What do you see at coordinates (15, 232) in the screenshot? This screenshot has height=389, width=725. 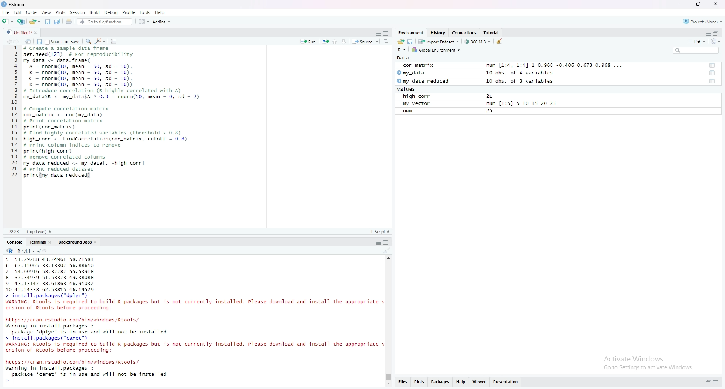 I see `11:1` at bounding box center [15, 232].